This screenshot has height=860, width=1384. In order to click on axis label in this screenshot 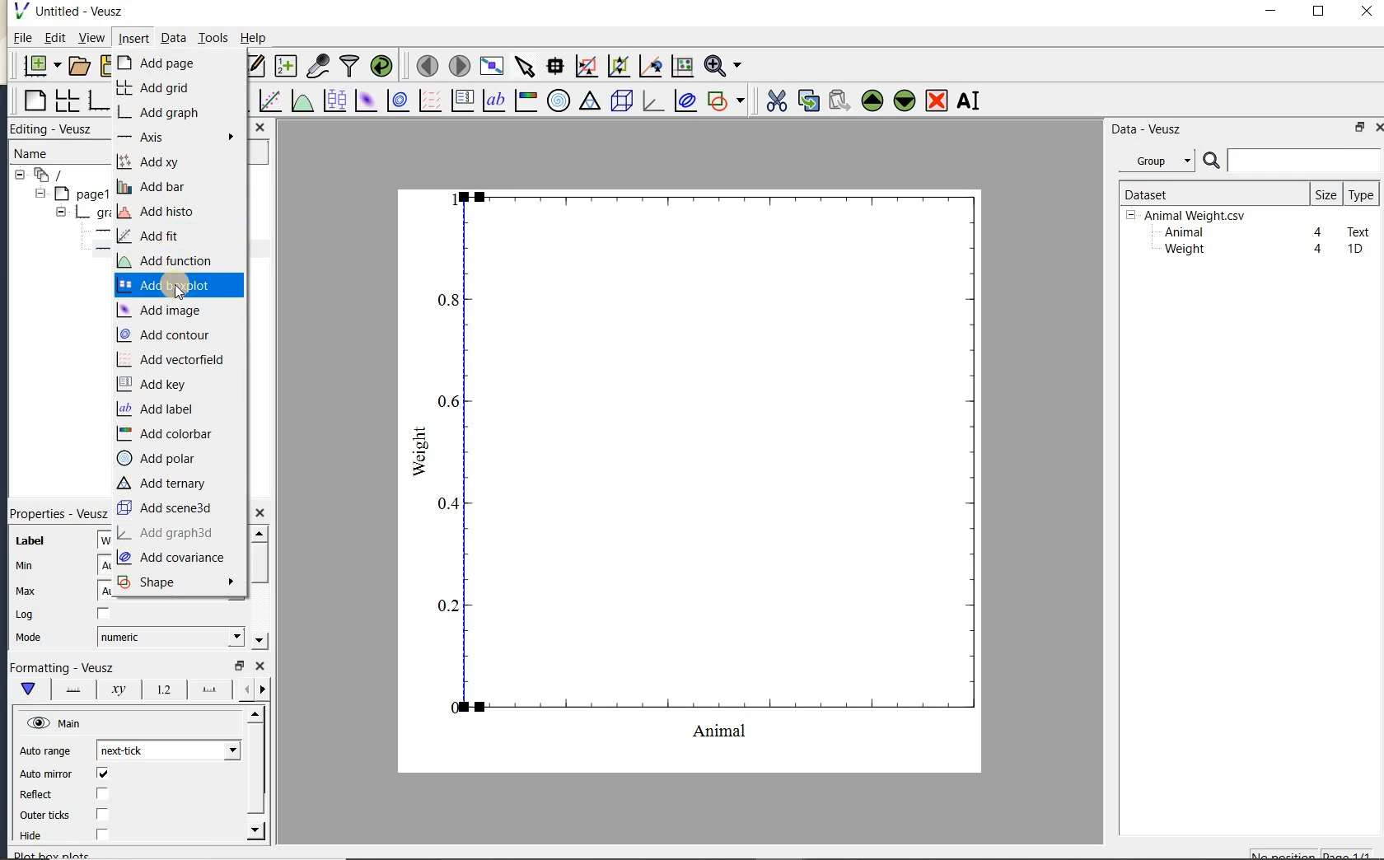, I will do `click(115, 689)`.